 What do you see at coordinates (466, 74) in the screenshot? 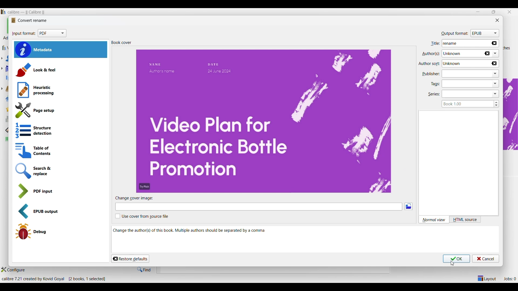
I see `Type in publisher` at bounding box center [466, 74].